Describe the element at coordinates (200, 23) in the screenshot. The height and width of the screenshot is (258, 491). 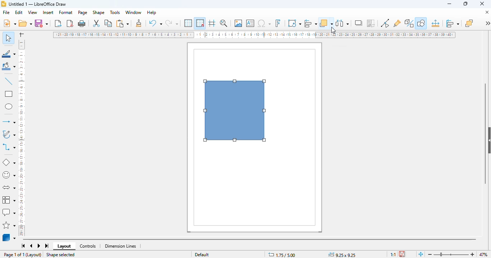
I see `snap to grid` at that location.